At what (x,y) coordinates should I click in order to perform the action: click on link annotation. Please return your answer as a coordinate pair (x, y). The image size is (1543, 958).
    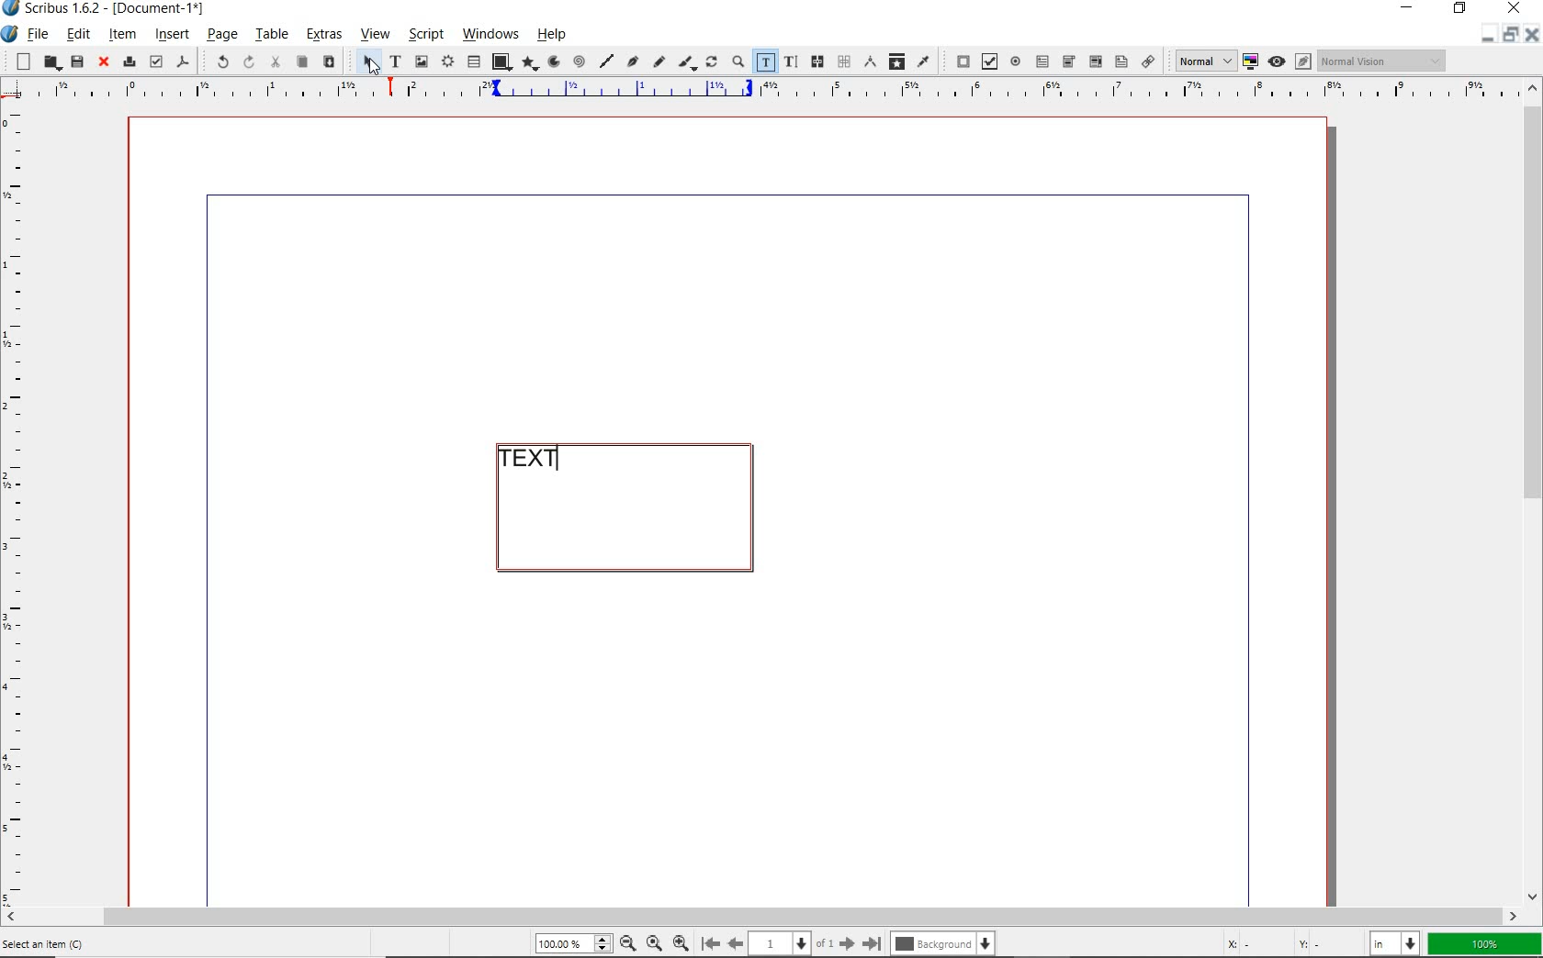
    Looking at the image, I should click on (1150, 62).